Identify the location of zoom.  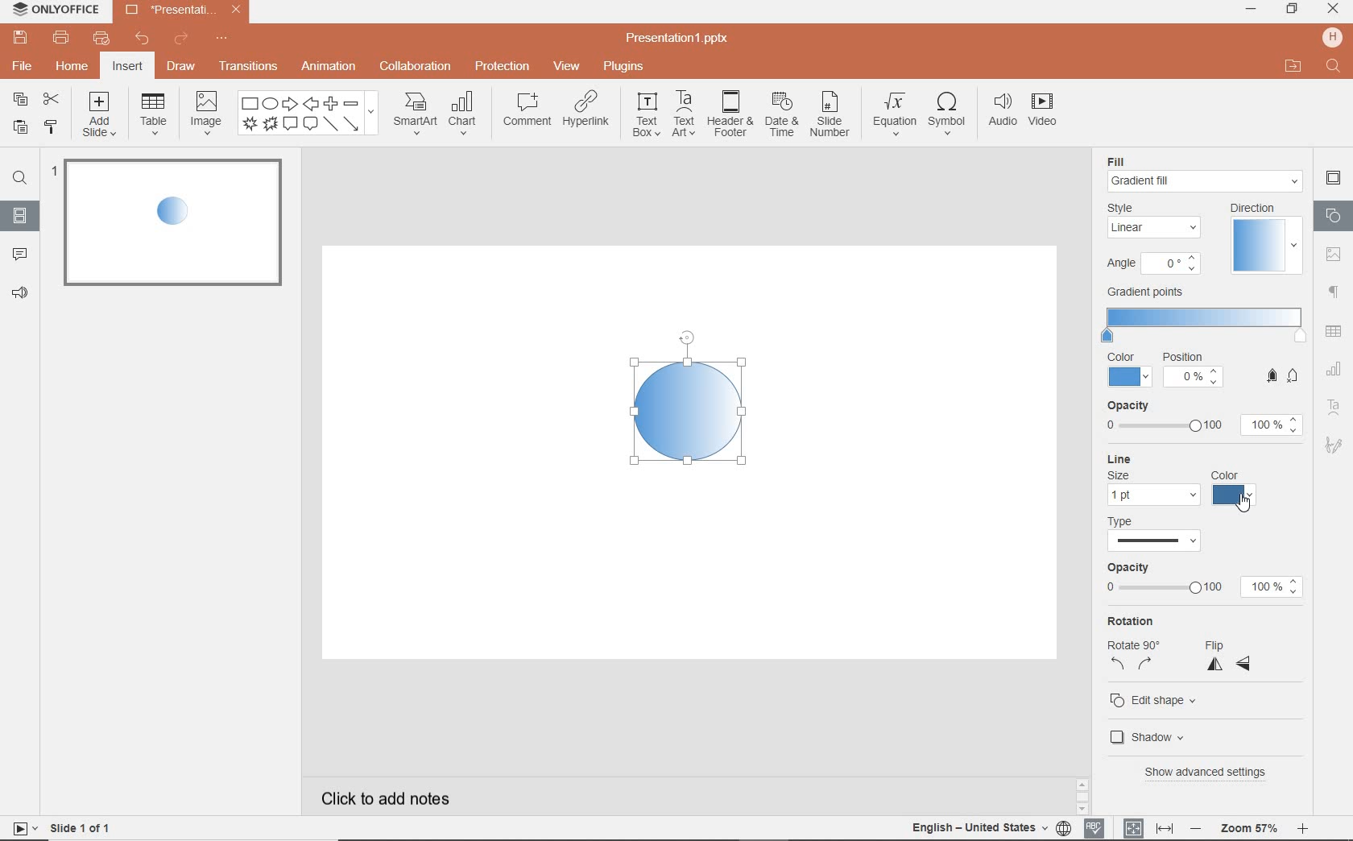
(1249, 829).